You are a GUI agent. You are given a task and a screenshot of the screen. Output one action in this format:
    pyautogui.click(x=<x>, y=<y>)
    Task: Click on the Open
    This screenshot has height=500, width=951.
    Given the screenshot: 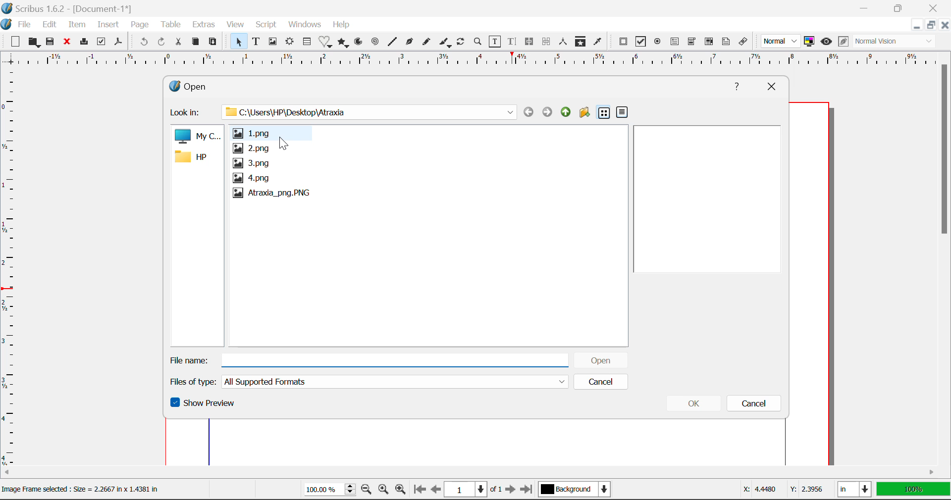 What is the action you would take?
    pyautogui.click(x=35, y=42)
    